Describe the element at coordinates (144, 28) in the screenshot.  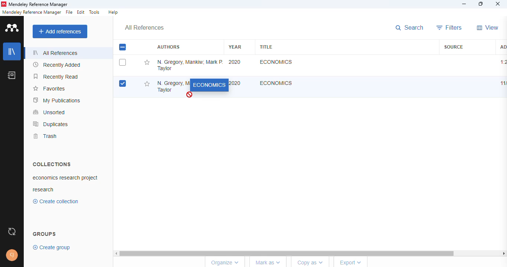
I see `all references` at that location.